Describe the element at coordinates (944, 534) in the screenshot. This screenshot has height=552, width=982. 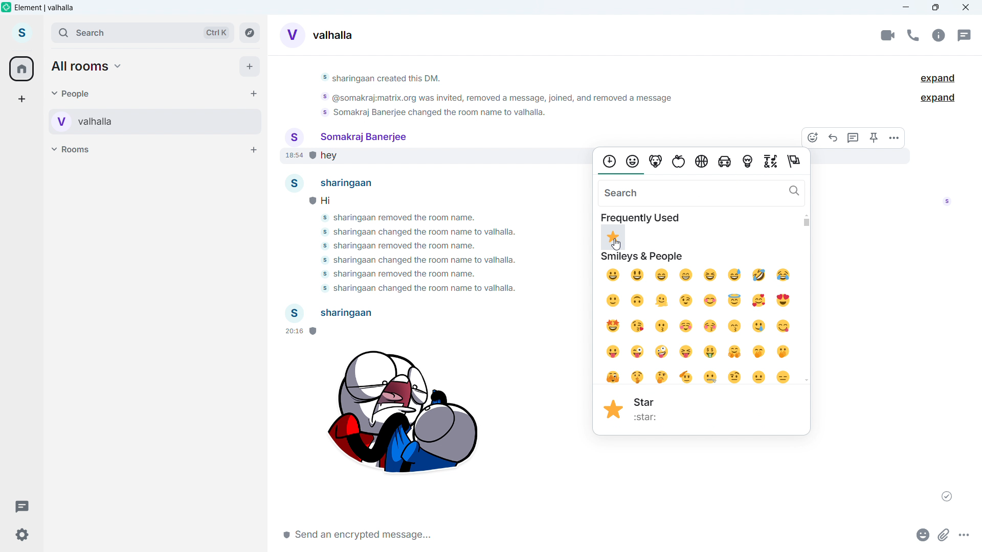
I see `Attachments` at that location.